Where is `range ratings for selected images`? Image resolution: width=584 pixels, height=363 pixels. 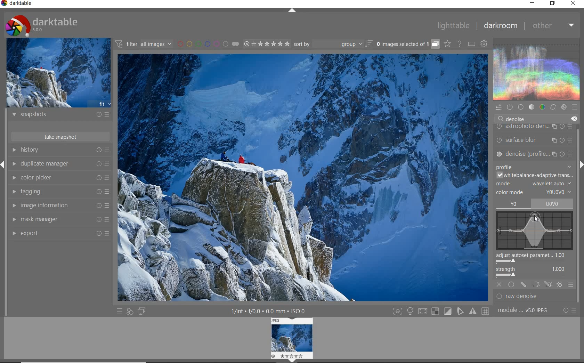 range ratings for selected images is located at coordinates (267, 44).